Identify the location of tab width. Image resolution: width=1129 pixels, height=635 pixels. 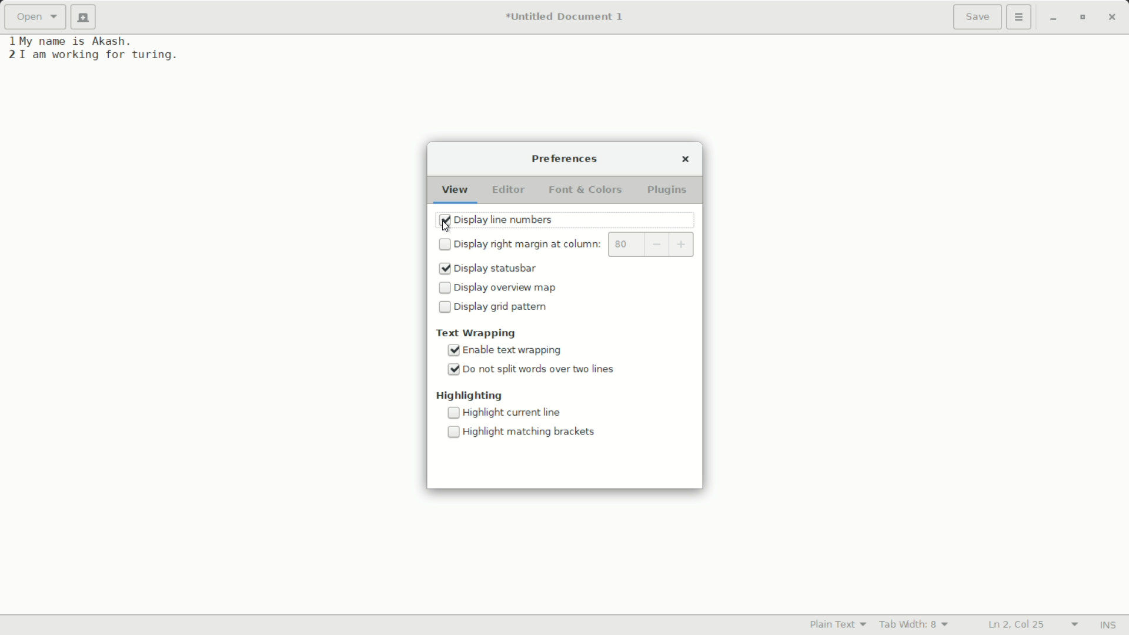
(916, 624).